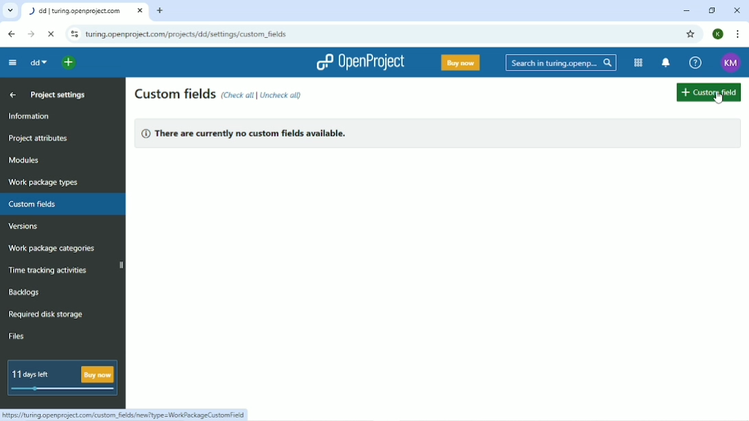 The width and height of the screenshot is (749, 421). What do you see at coordinates (12, 62) in the screenshot?
I see `Collapse project menu` at bounding box center [12, 62].